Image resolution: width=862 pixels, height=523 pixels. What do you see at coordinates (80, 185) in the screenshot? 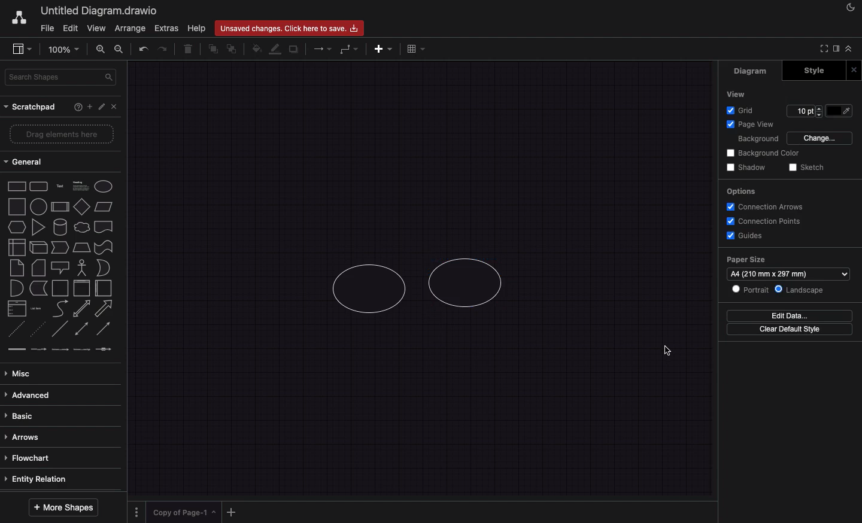
I see `heading` at bounding box center [80, 185].